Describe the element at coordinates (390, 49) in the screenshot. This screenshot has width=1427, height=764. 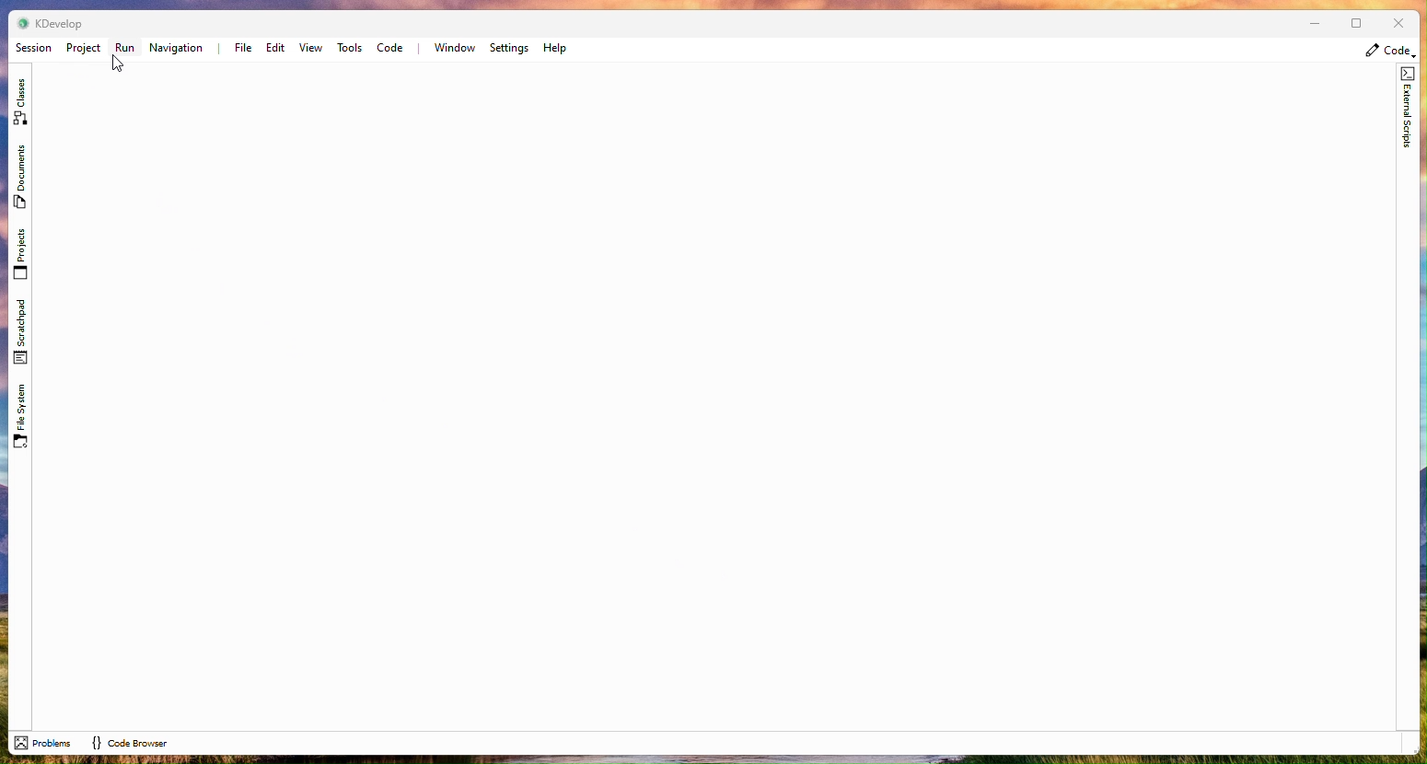
I see `Code` at that location.